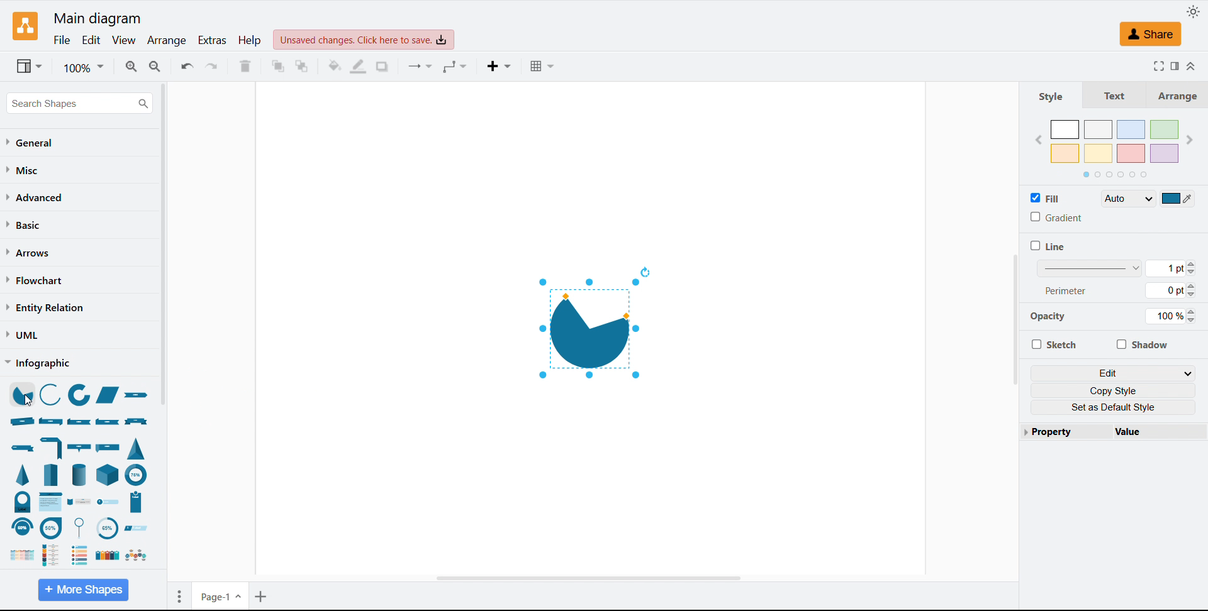  What do you see at coordinates (1091, 270) in the screenshot?
I see `line width` at bounding box center [1091, 270].